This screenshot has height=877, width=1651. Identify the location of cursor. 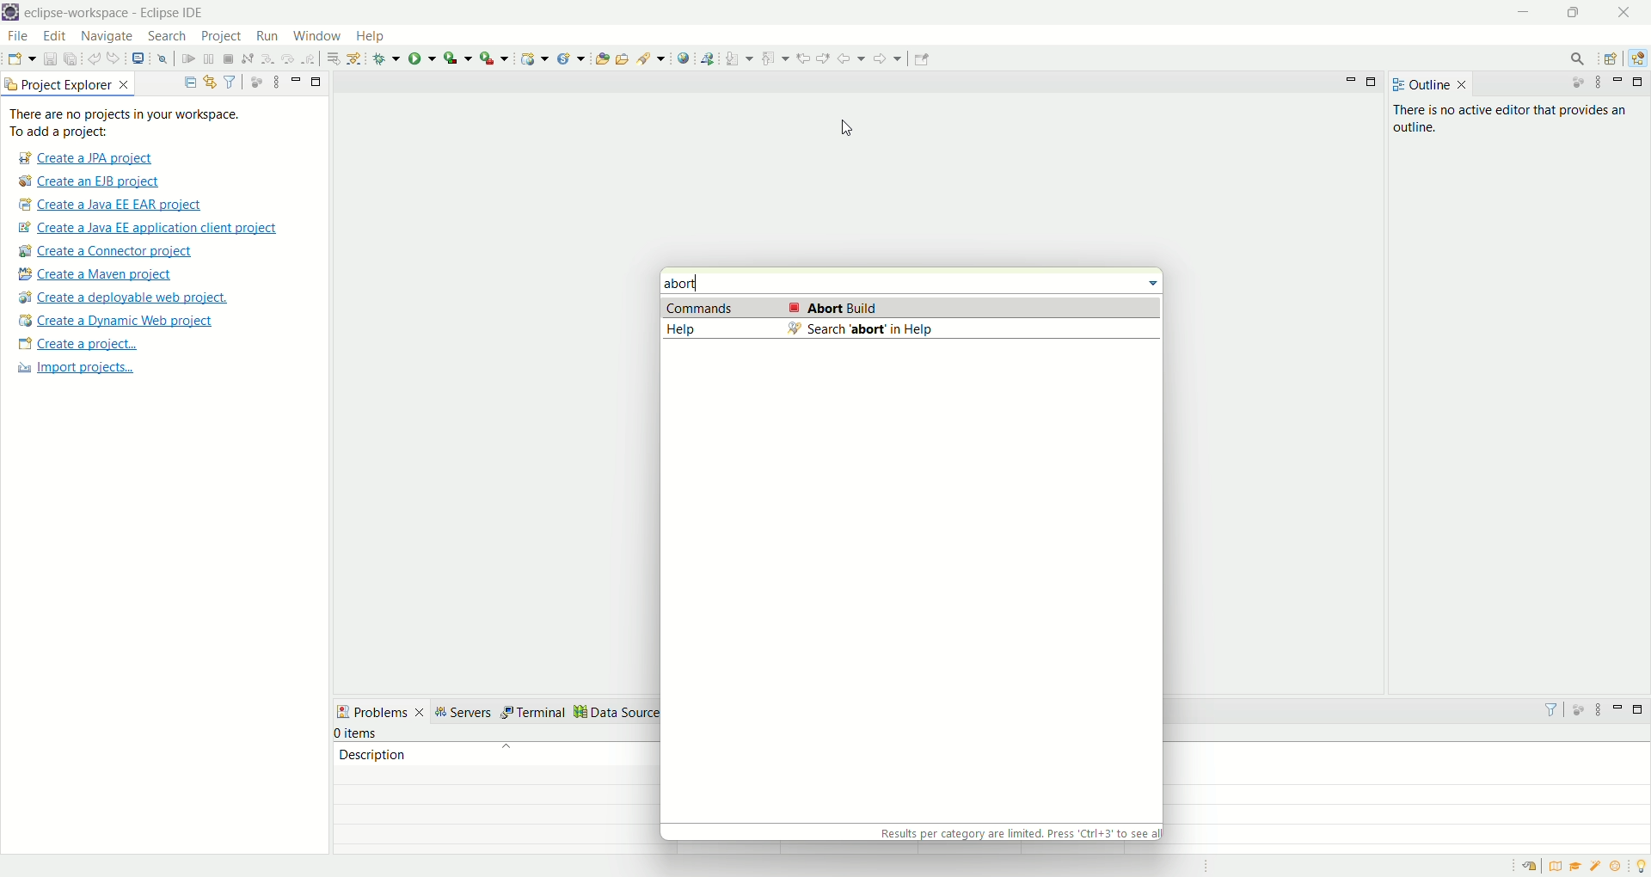
(856, 132).